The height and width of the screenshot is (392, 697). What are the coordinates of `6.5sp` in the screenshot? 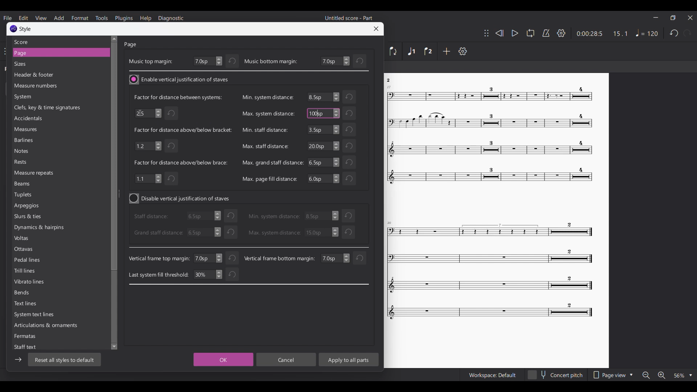 It's located at (203, 232).